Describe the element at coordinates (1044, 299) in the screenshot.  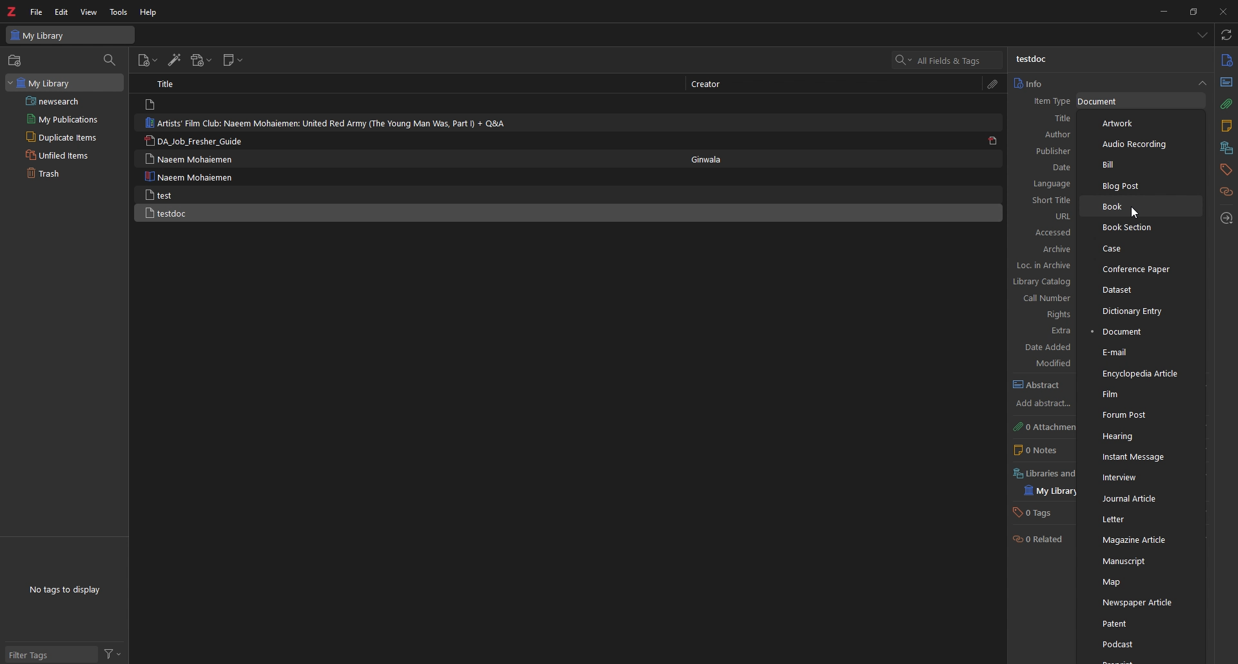
I see `Call Number` at that location.